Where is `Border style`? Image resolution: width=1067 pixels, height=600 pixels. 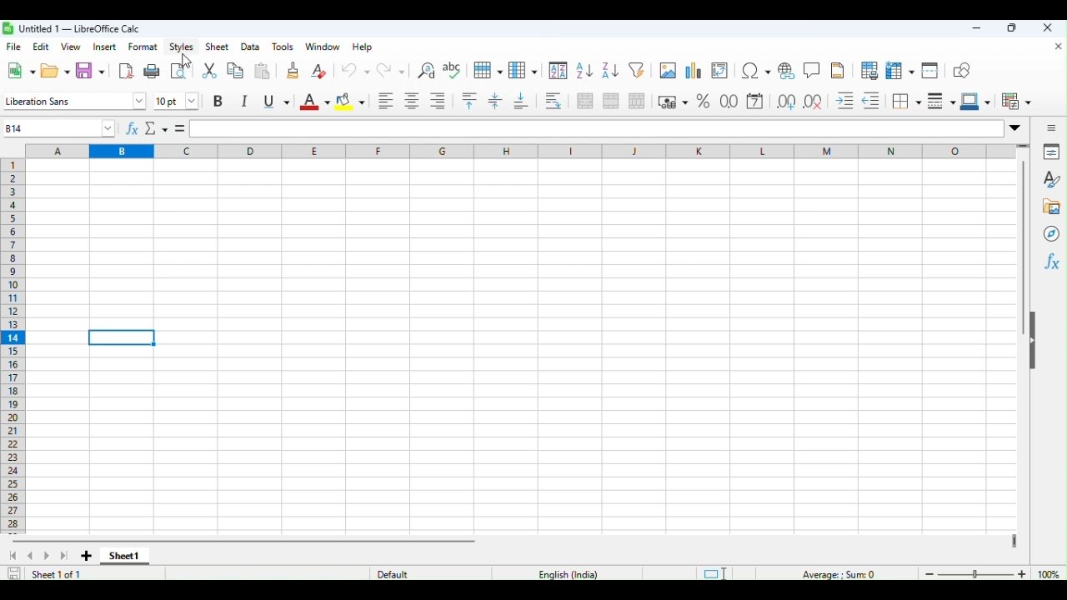
Border style is located at coordinates (942, 102).